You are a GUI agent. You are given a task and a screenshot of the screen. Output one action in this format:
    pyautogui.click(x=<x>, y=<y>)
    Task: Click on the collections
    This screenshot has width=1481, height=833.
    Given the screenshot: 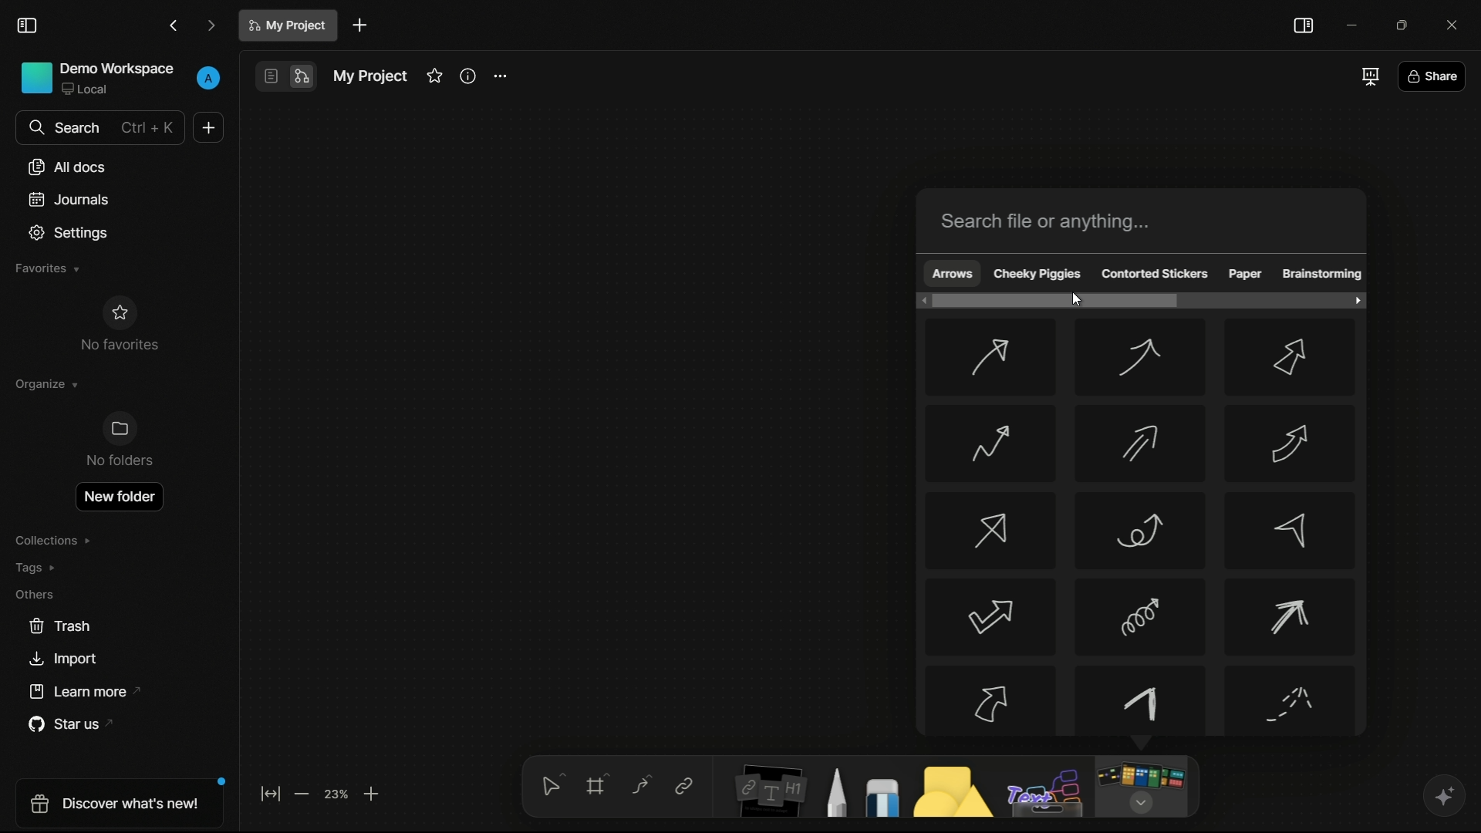 What is the action you would take?
    pyautogui.click(x=52, y=541)
    